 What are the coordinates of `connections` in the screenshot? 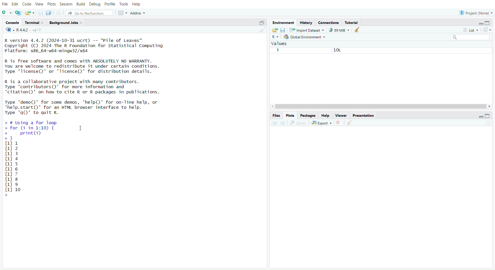 It's located at (329, 22).